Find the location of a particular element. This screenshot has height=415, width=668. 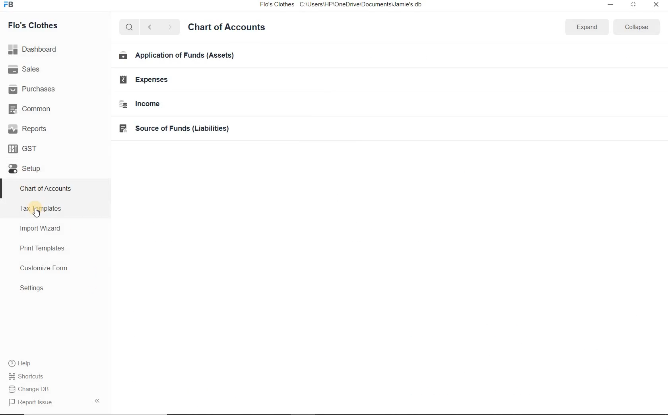

Shortcuts is located at coordinates (56, 376).